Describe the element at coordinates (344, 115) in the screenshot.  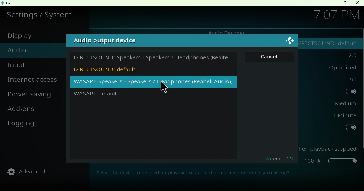
I see `1 minut` at that location.